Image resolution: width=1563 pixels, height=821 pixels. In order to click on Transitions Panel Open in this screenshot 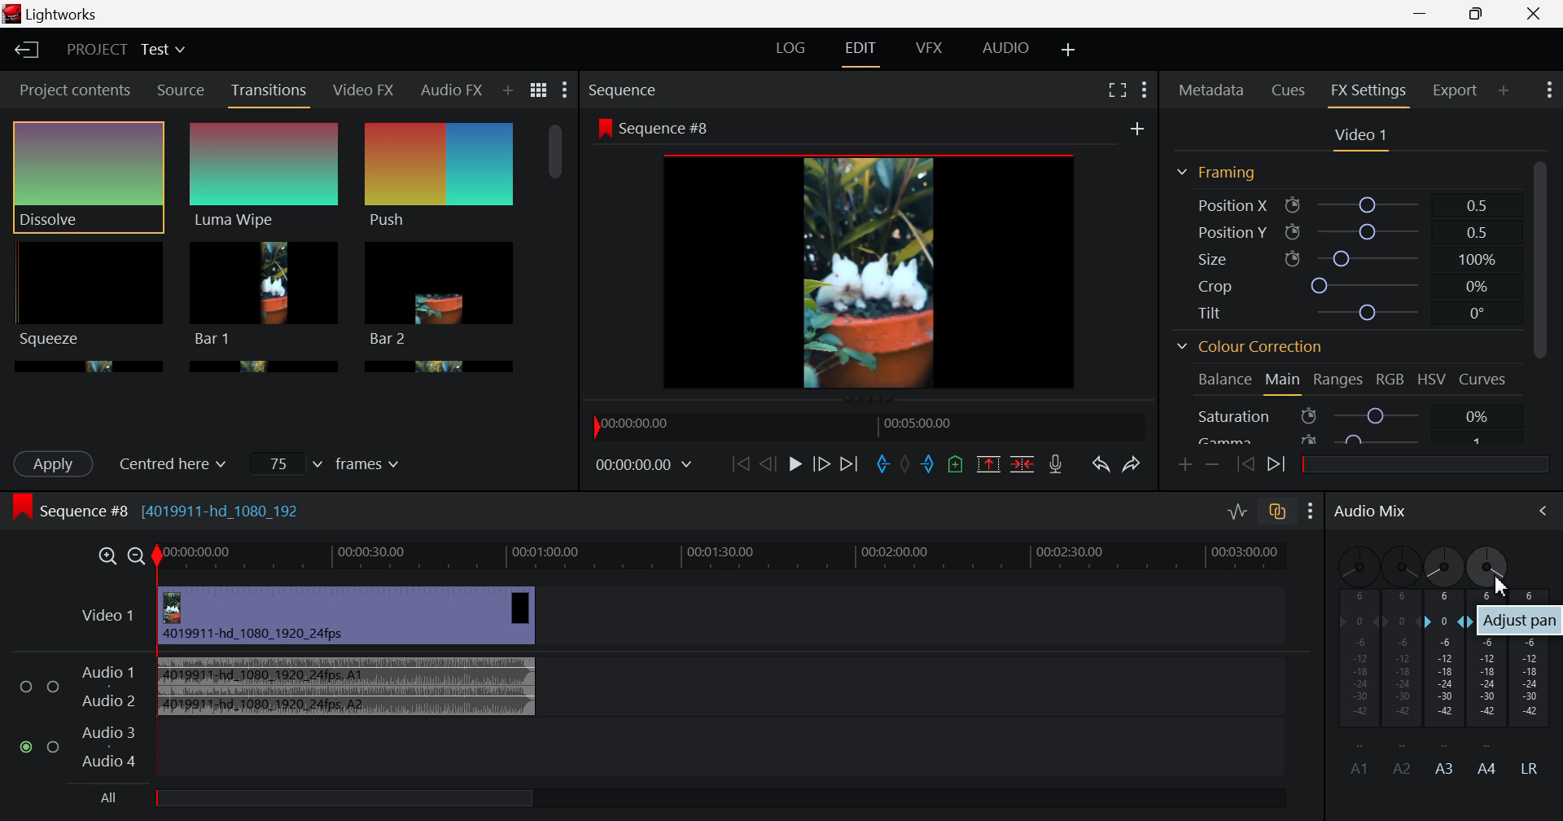, I will do `click(269, 95)`.